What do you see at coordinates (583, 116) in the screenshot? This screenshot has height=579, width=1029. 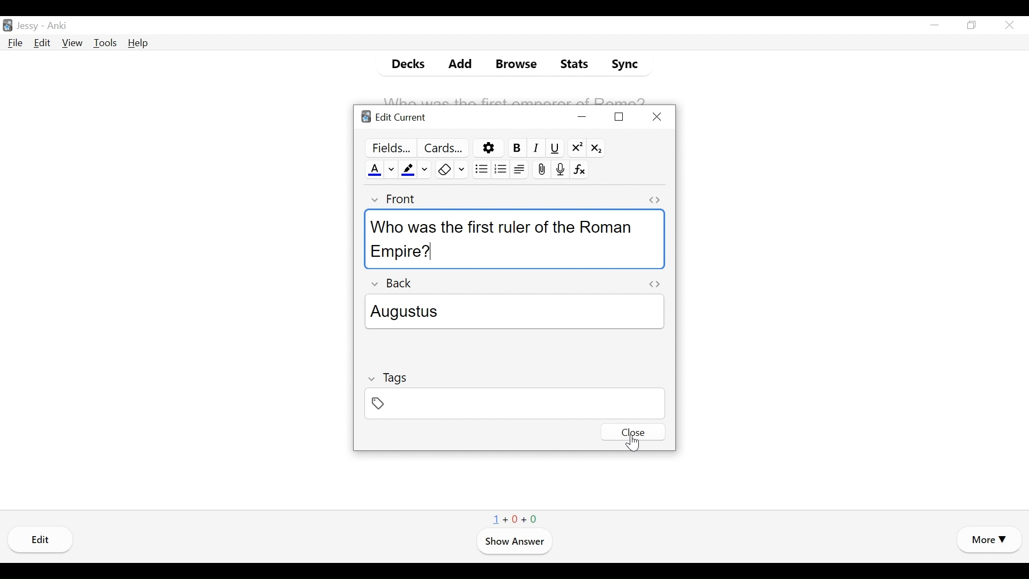 I see `minimize` at bounding box center [583, 116].